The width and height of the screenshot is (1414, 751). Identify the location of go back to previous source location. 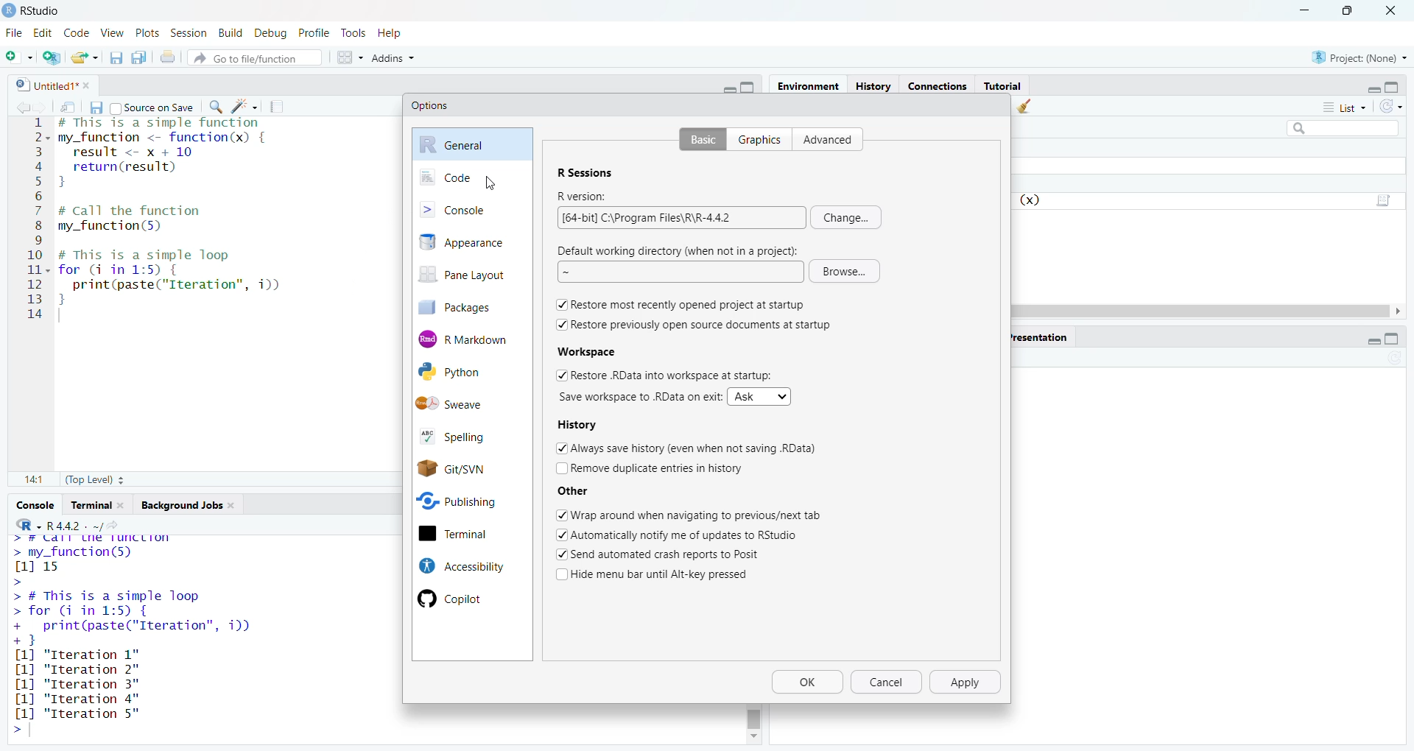
(16, 106).